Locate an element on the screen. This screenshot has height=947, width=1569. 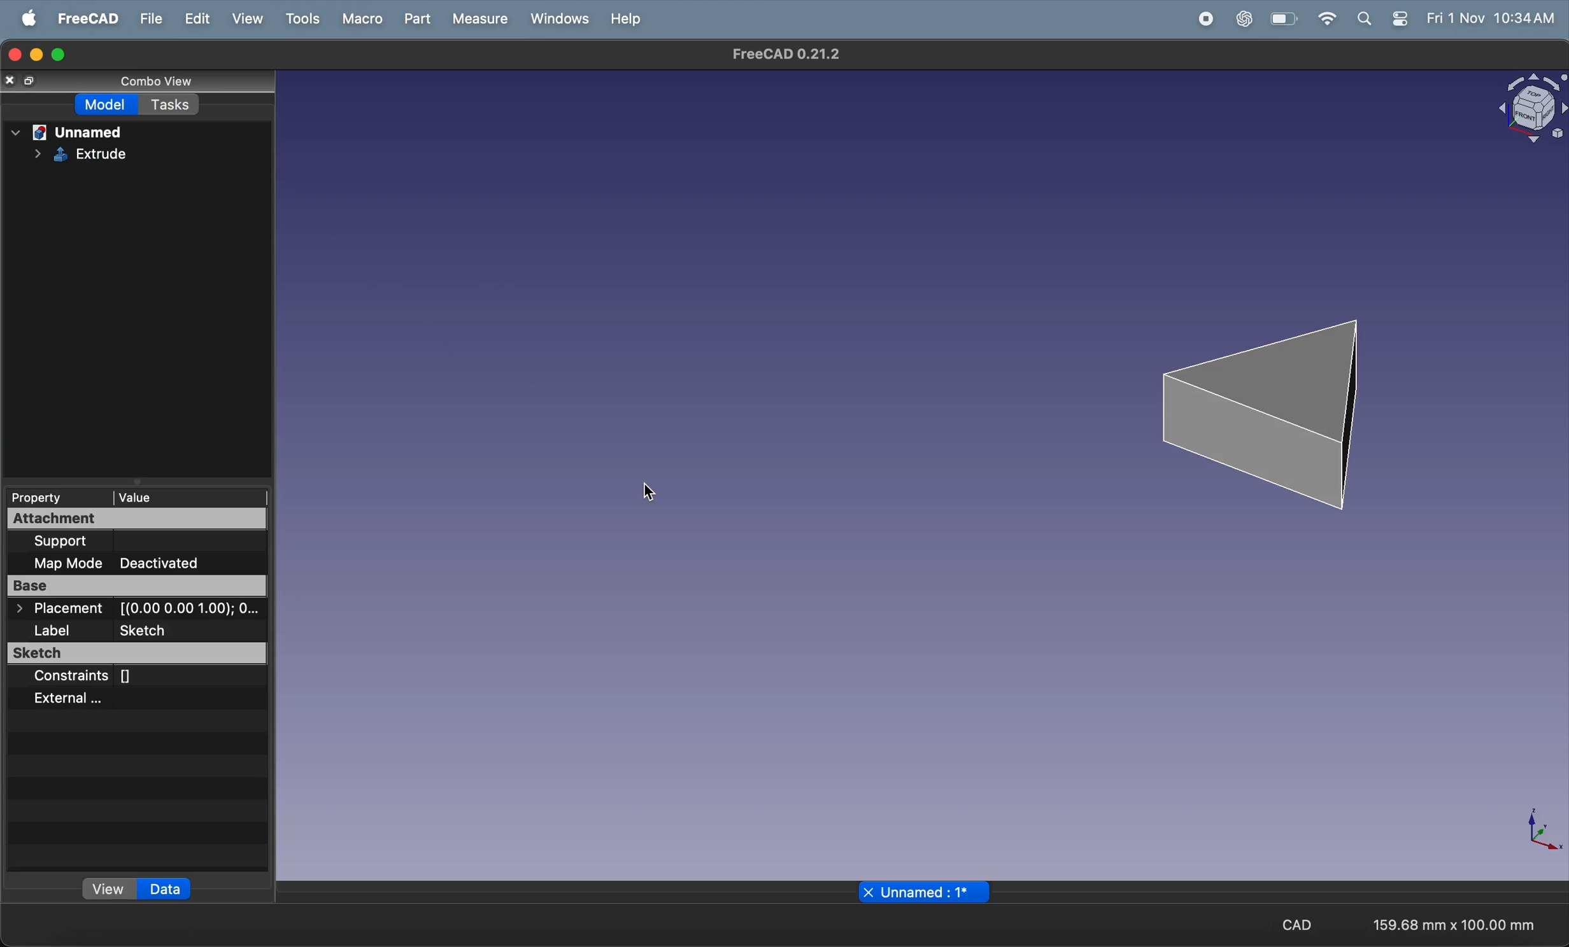
chatgpt is located at coordinates (1247, 18).